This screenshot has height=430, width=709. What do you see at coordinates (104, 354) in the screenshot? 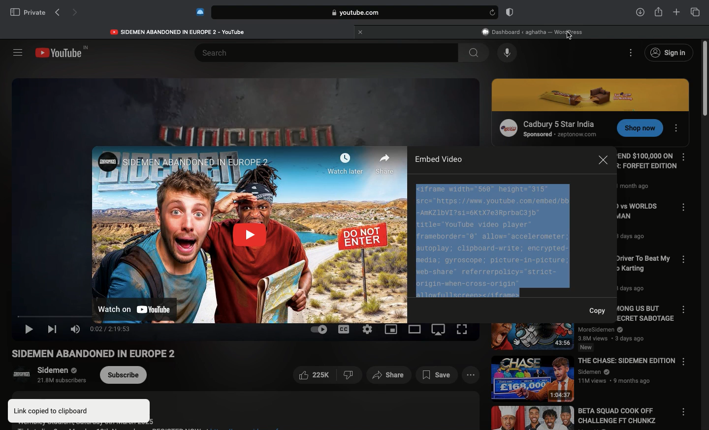
I see `Video name` at bounding box center [104, 354].